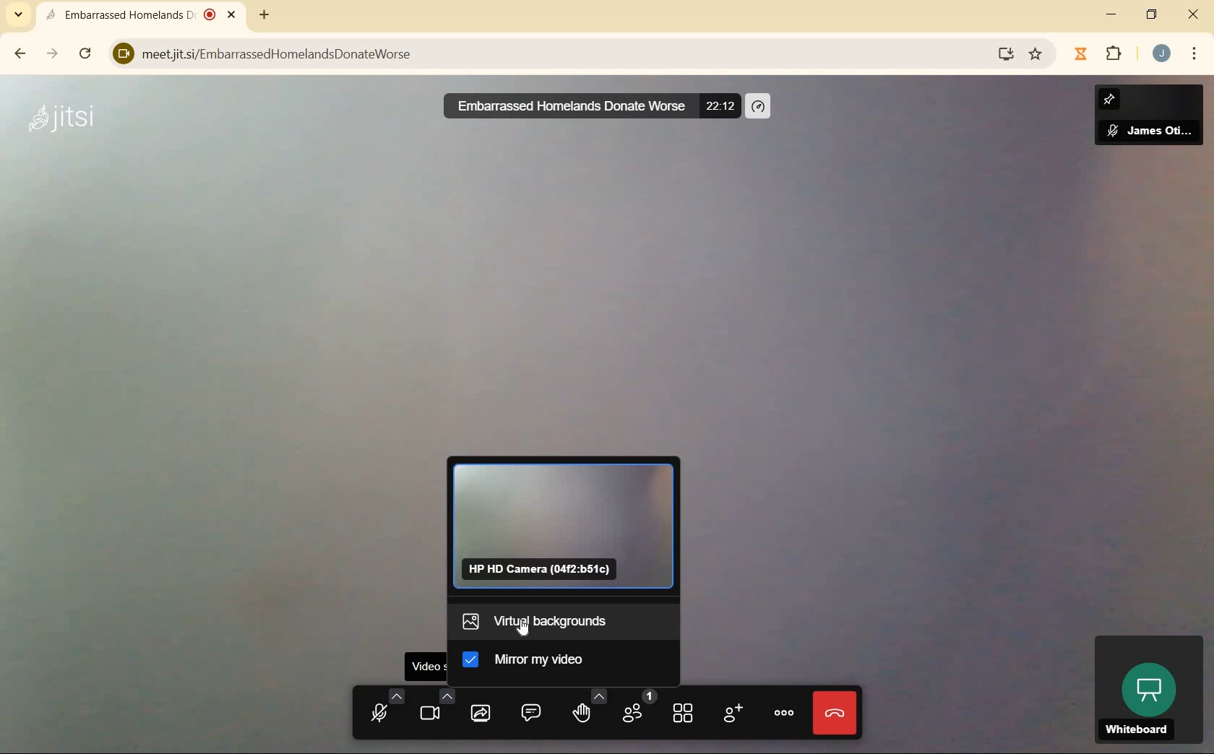 Image resolution: width=1214 pixels, height=754 pixels. I want to click on new tab, so click(265, 14).